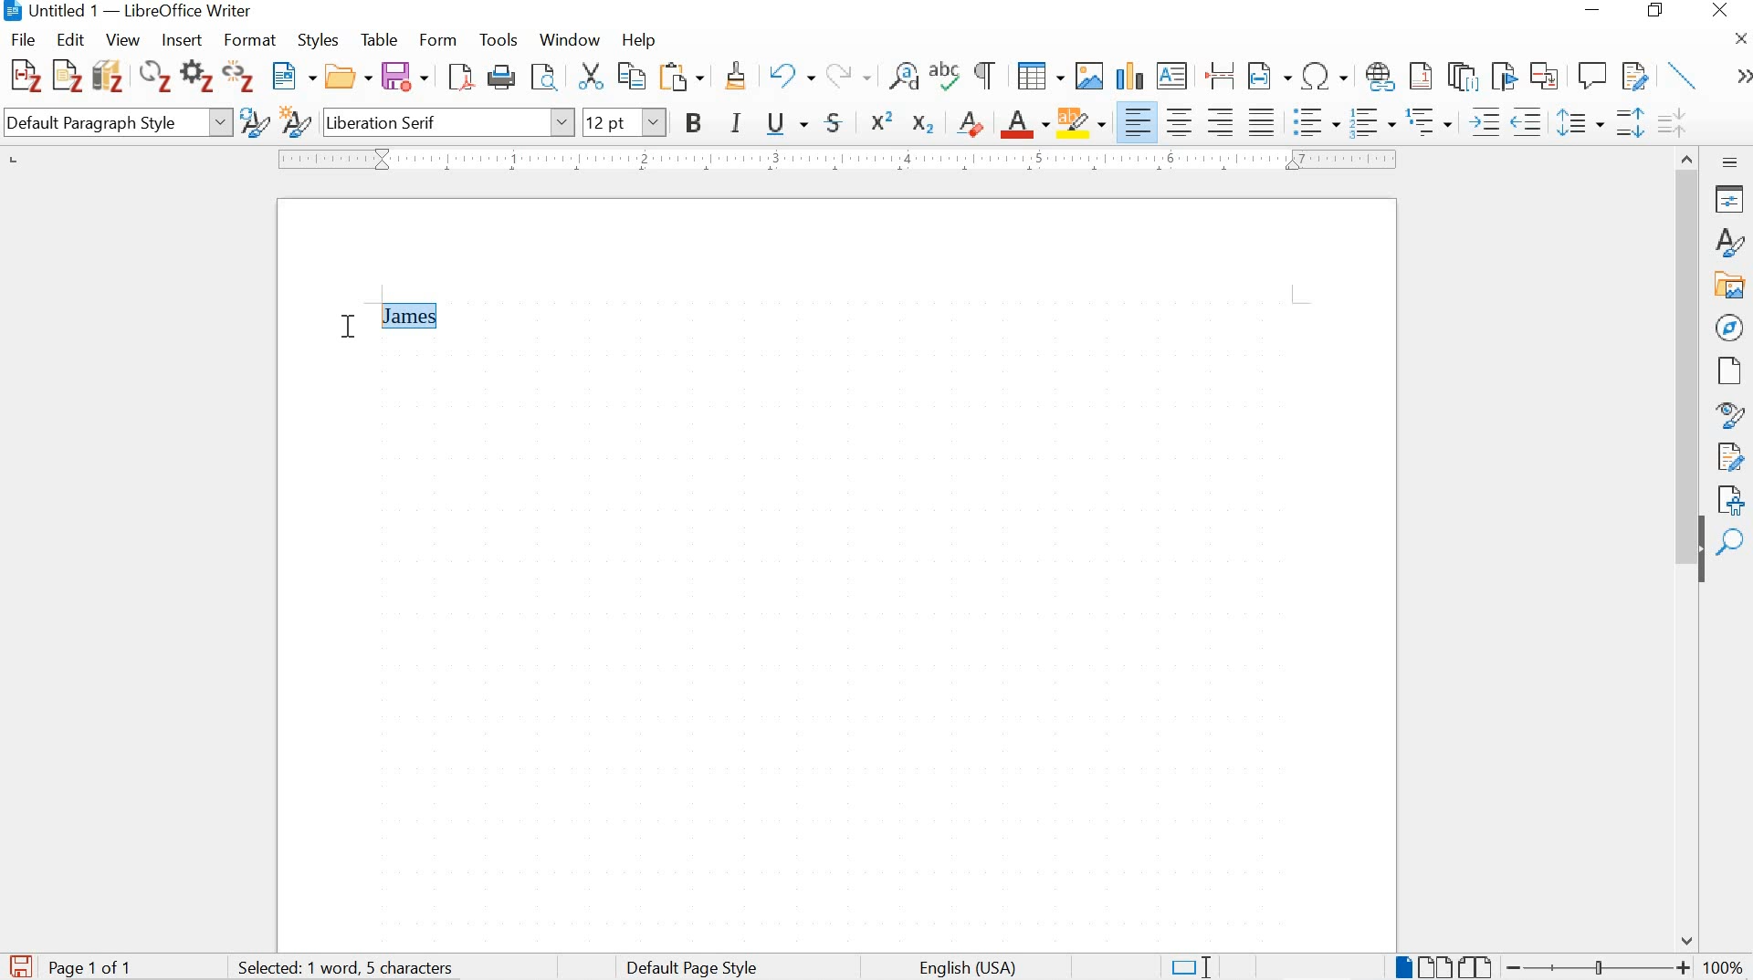 The height and width of the screenshot is (980, 1753). I want to click on increase paragraph spacing, so click(1629, 125).